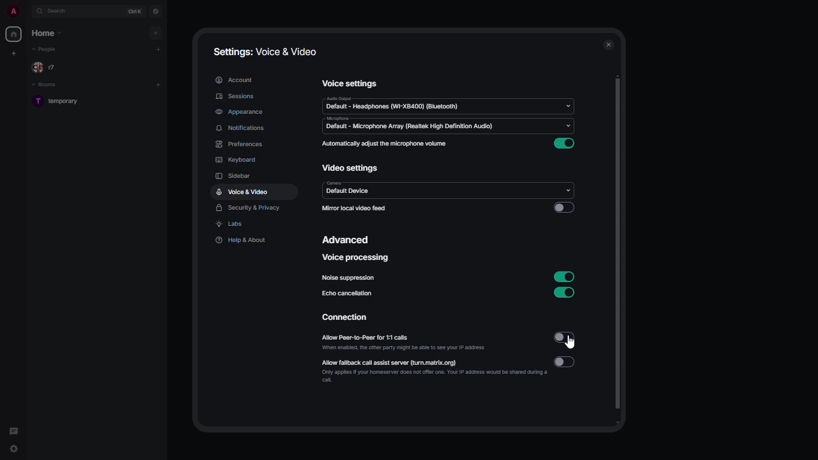  I want to click on advanced, so click(348, 239).